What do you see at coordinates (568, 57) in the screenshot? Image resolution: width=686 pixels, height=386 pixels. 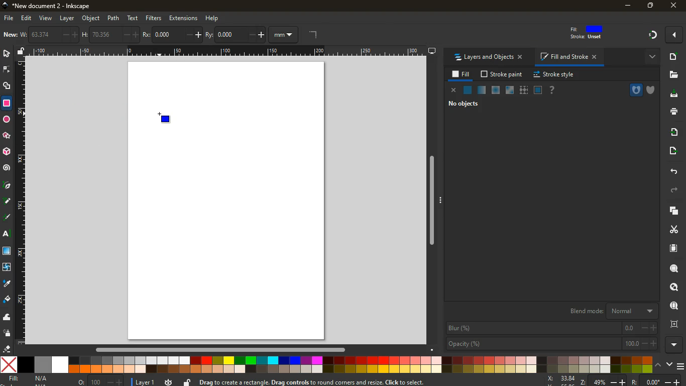 I see `fill and stroke` at bounding box center [568, 57].